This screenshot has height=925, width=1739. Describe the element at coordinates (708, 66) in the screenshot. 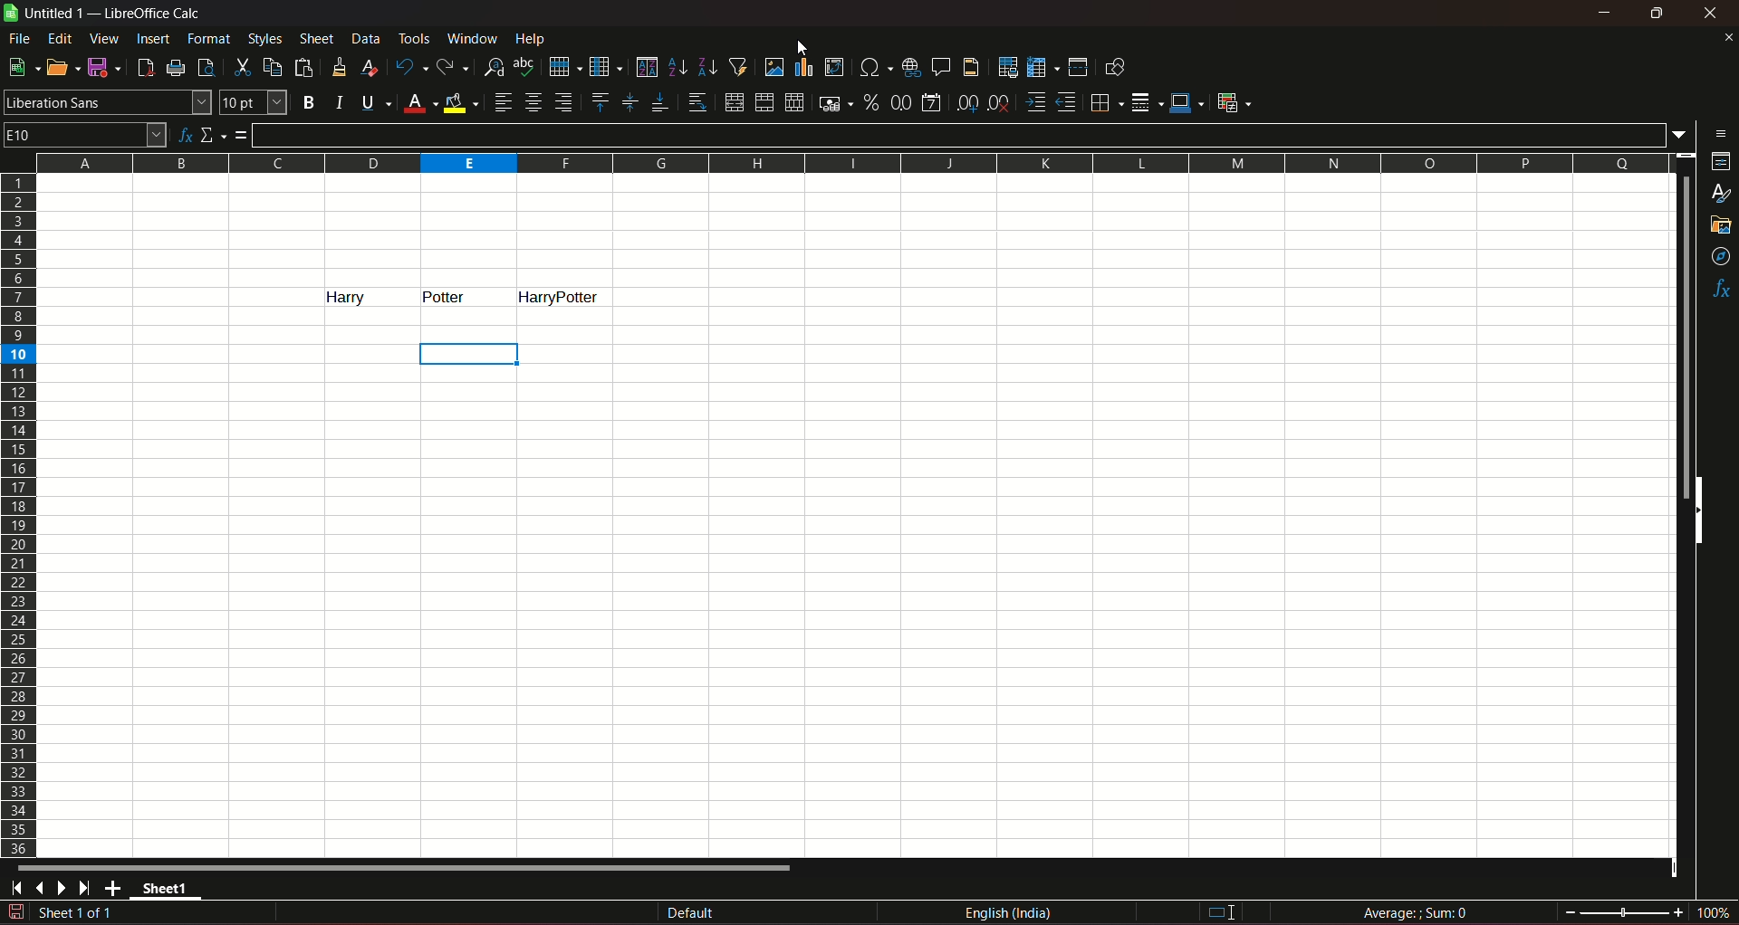

I see `sort desending` at that location.